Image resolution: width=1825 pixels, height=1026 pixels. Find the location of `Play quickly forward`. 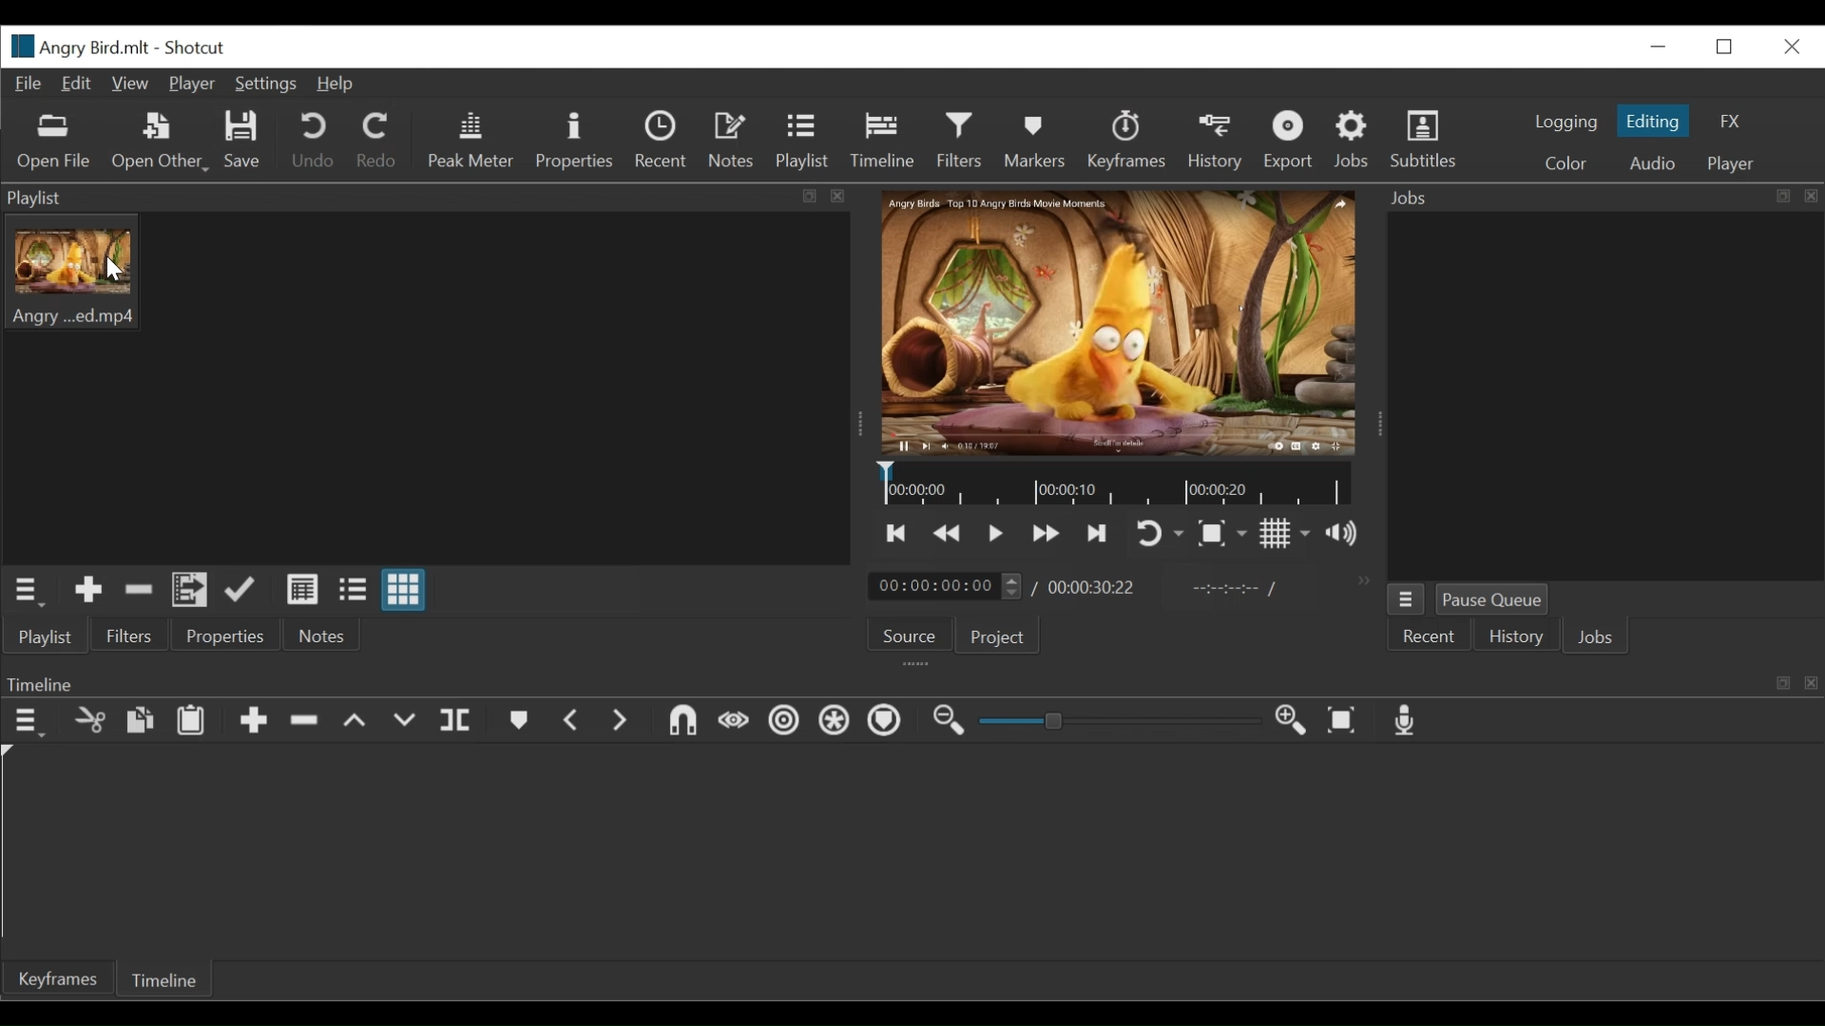

Play quickly forward is located at coordinates (1047, 534).